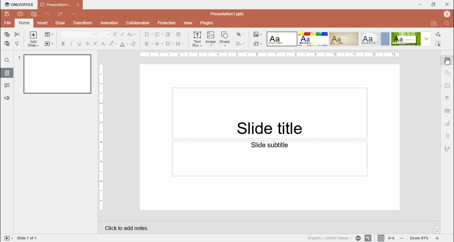 This screenshot has width=454, height=242. What do you see at coordinates (438, 44) in the screenshot?
I see `select all` at bounding box center [438, 44].